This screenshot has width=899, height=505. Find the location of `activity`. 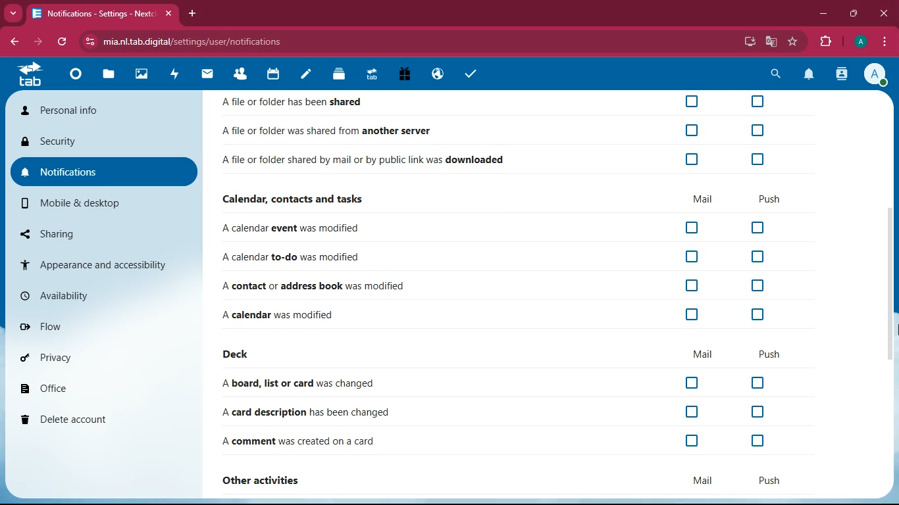

activity is located at coordinates (176, 76).